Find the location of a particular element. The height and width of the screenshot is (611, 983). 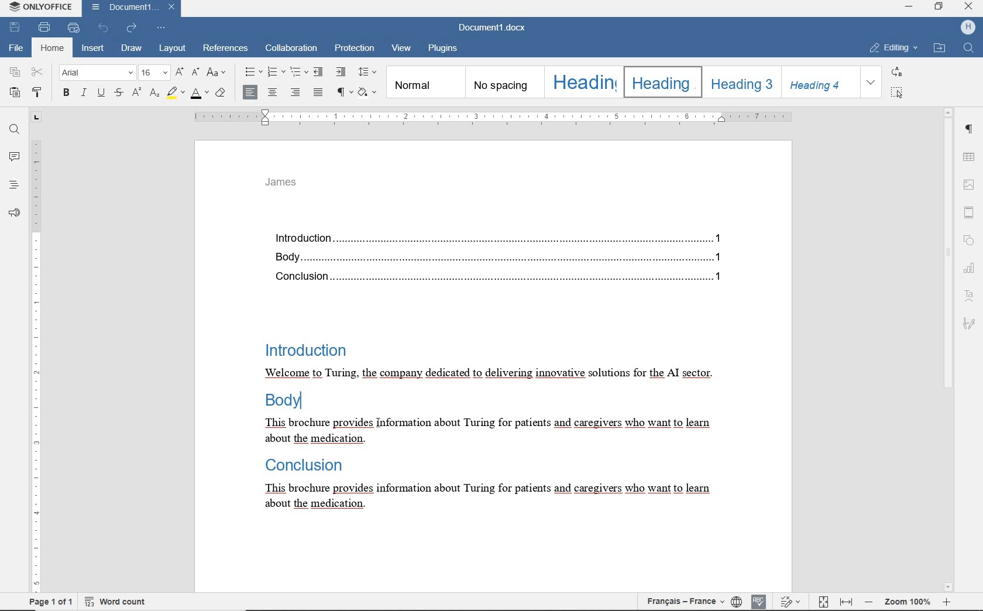

NUMBERING is located at coordinates (275, 73).